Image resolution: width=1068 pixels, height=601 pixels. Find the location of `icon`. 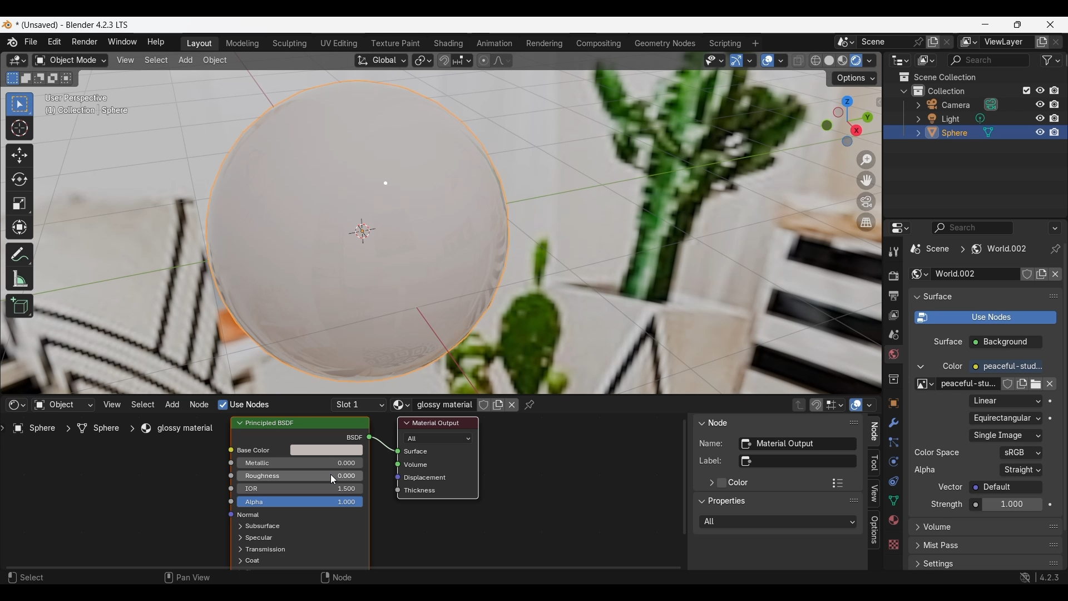

icon is located at coordinates (390, 464).